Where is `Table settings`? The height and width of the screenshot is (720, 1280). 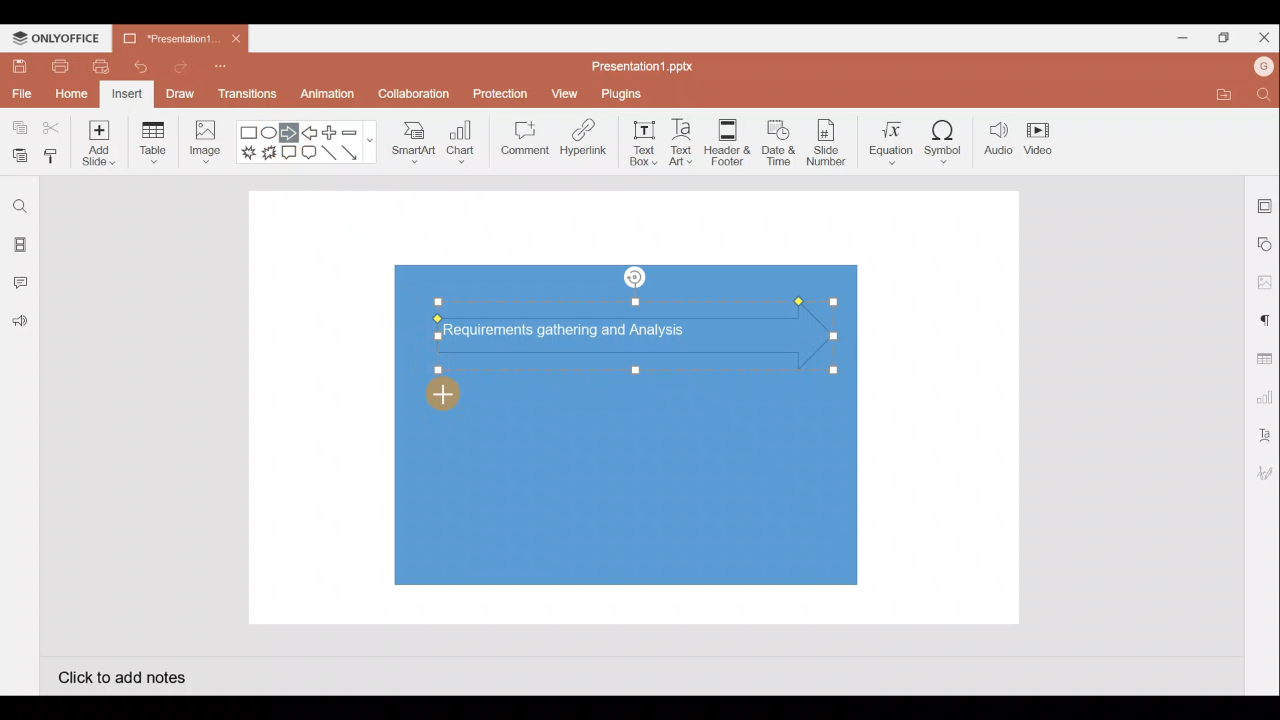
Table settings is located at coordinates (1261, 357).